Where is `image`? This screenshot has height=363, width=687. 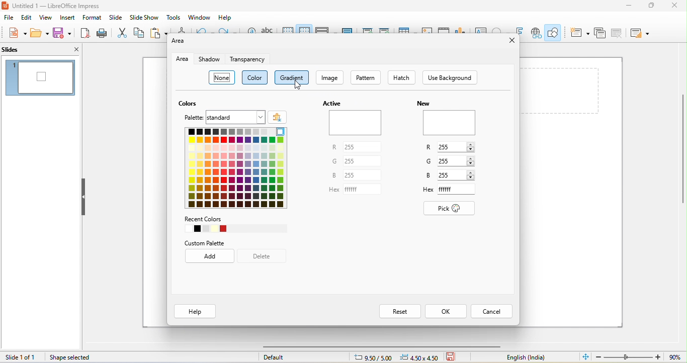
image is located at coordinates (330, 78).